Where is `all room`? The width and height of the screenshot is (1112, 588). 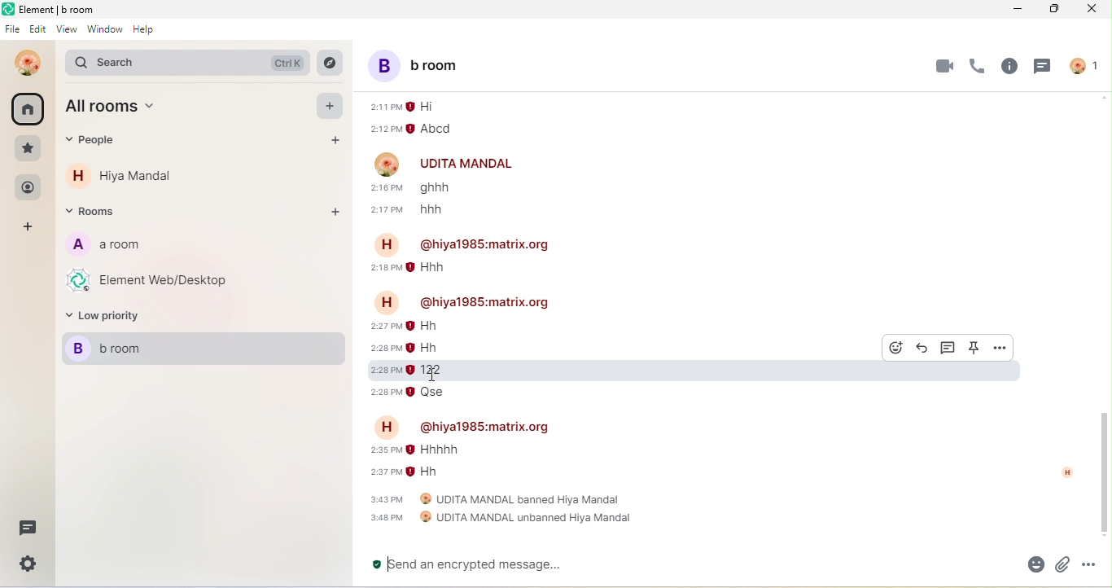 all room is located at coordinates (28, 109).